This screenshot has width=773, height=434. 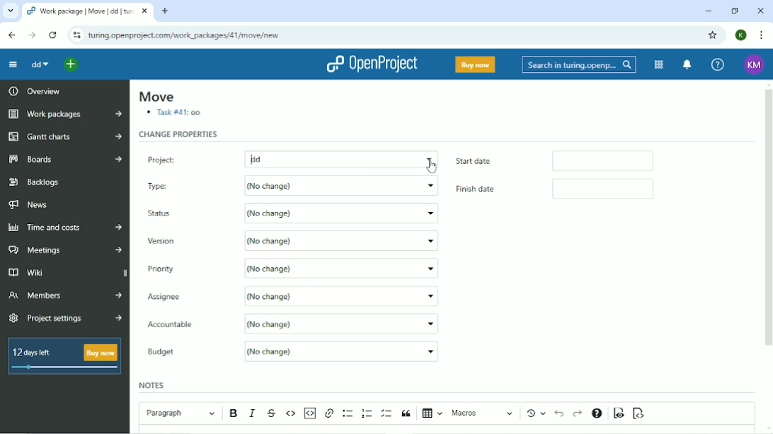 I want to click on Status, so click(x=163, y=214).